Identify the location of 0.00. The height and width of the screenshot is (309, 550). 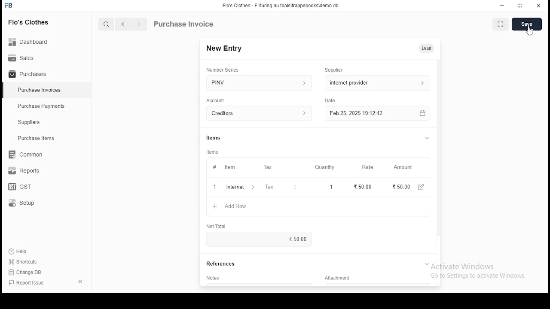
(397, 187).